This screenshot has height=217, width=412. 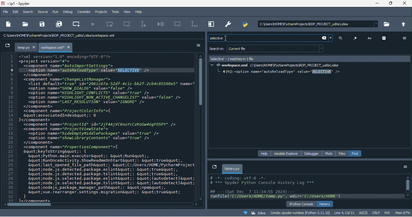 I want to click on pythonpath manager, so click(x=245, y=25).